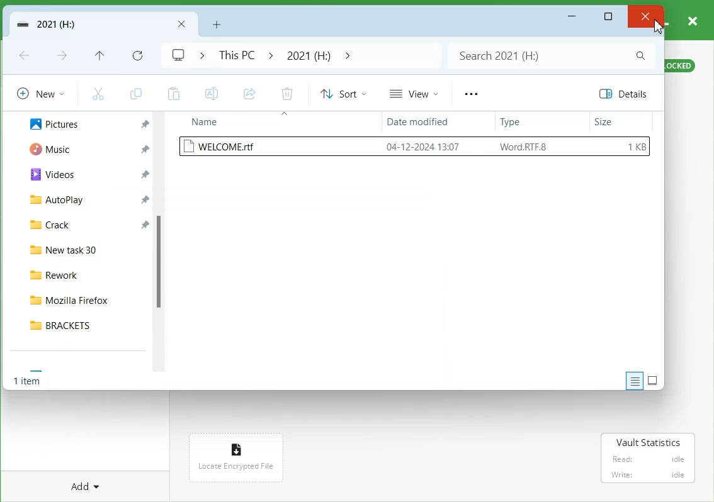  I want to click on Rework, so click(86, 275).